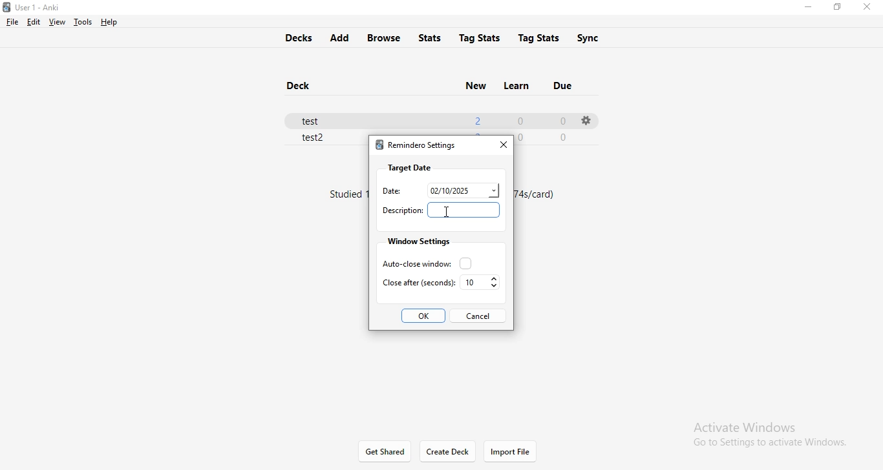 The image size is (883, 470). I want to click on cleared box, so click(465, 210).